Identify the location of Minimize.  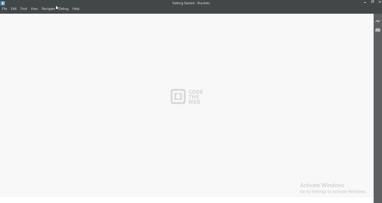
(365, 2).